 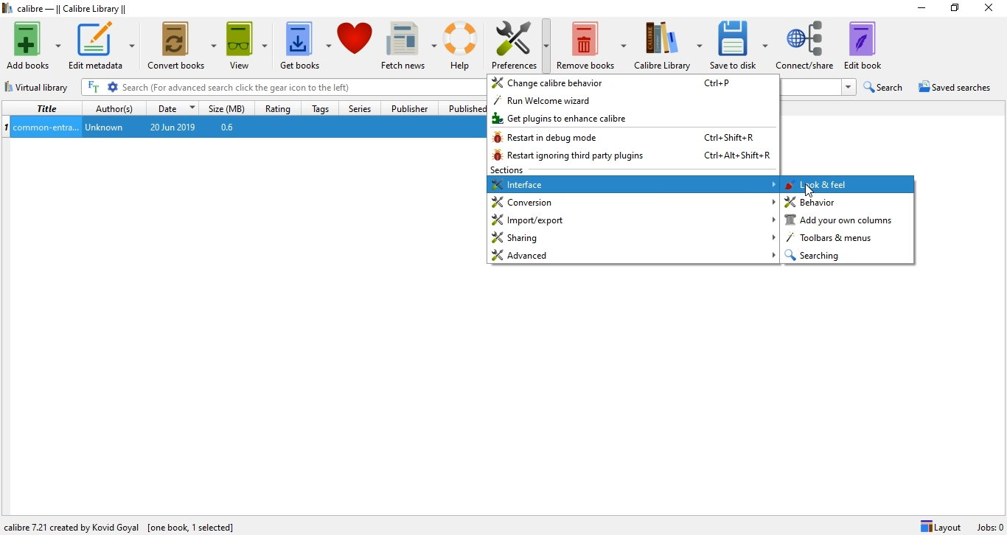 What do you see at coordinates (957, 88) in the screenshot?
I see `Saves searches` at bounding box center [957, 88].